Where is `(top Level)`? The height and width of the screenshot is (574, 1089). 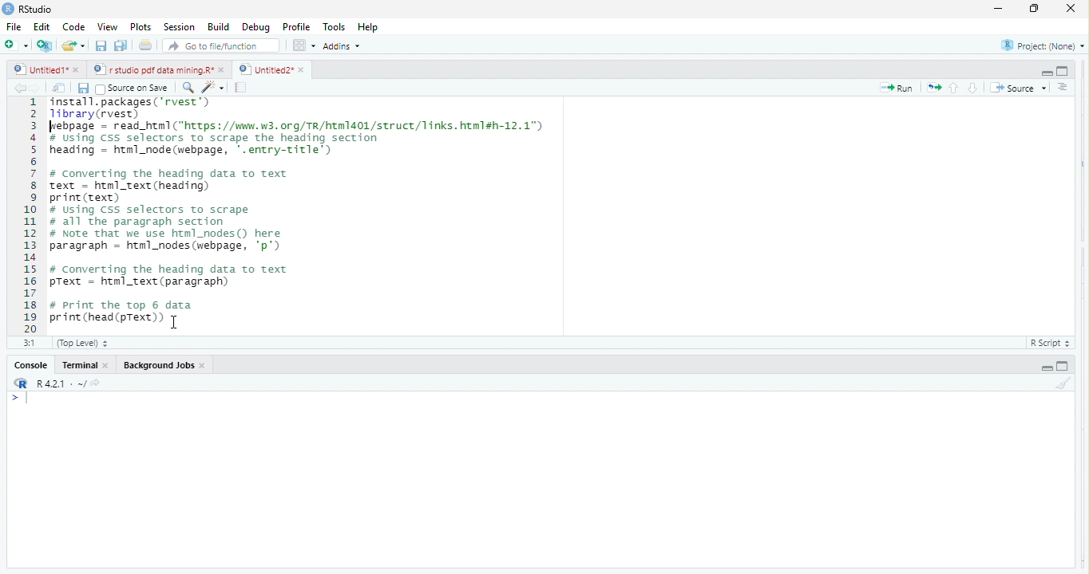 (top Level) is located at coordinates (83, 343).